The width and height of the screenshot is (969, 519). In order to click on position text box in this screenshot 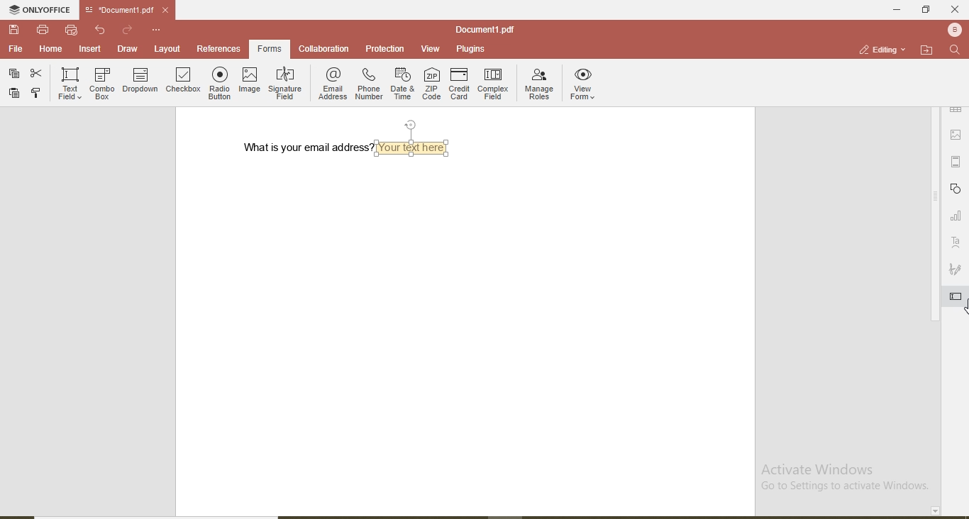, I will do `click(411, 125)`.